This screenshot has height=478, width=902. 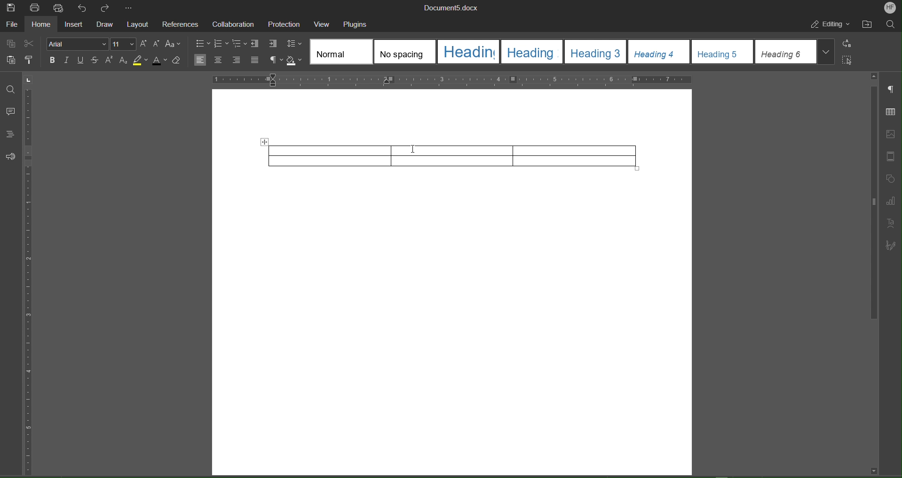 What do you see at coordinates (850, 44) in the screenshot?
I see `Replace` at bounding box center [850, 44].